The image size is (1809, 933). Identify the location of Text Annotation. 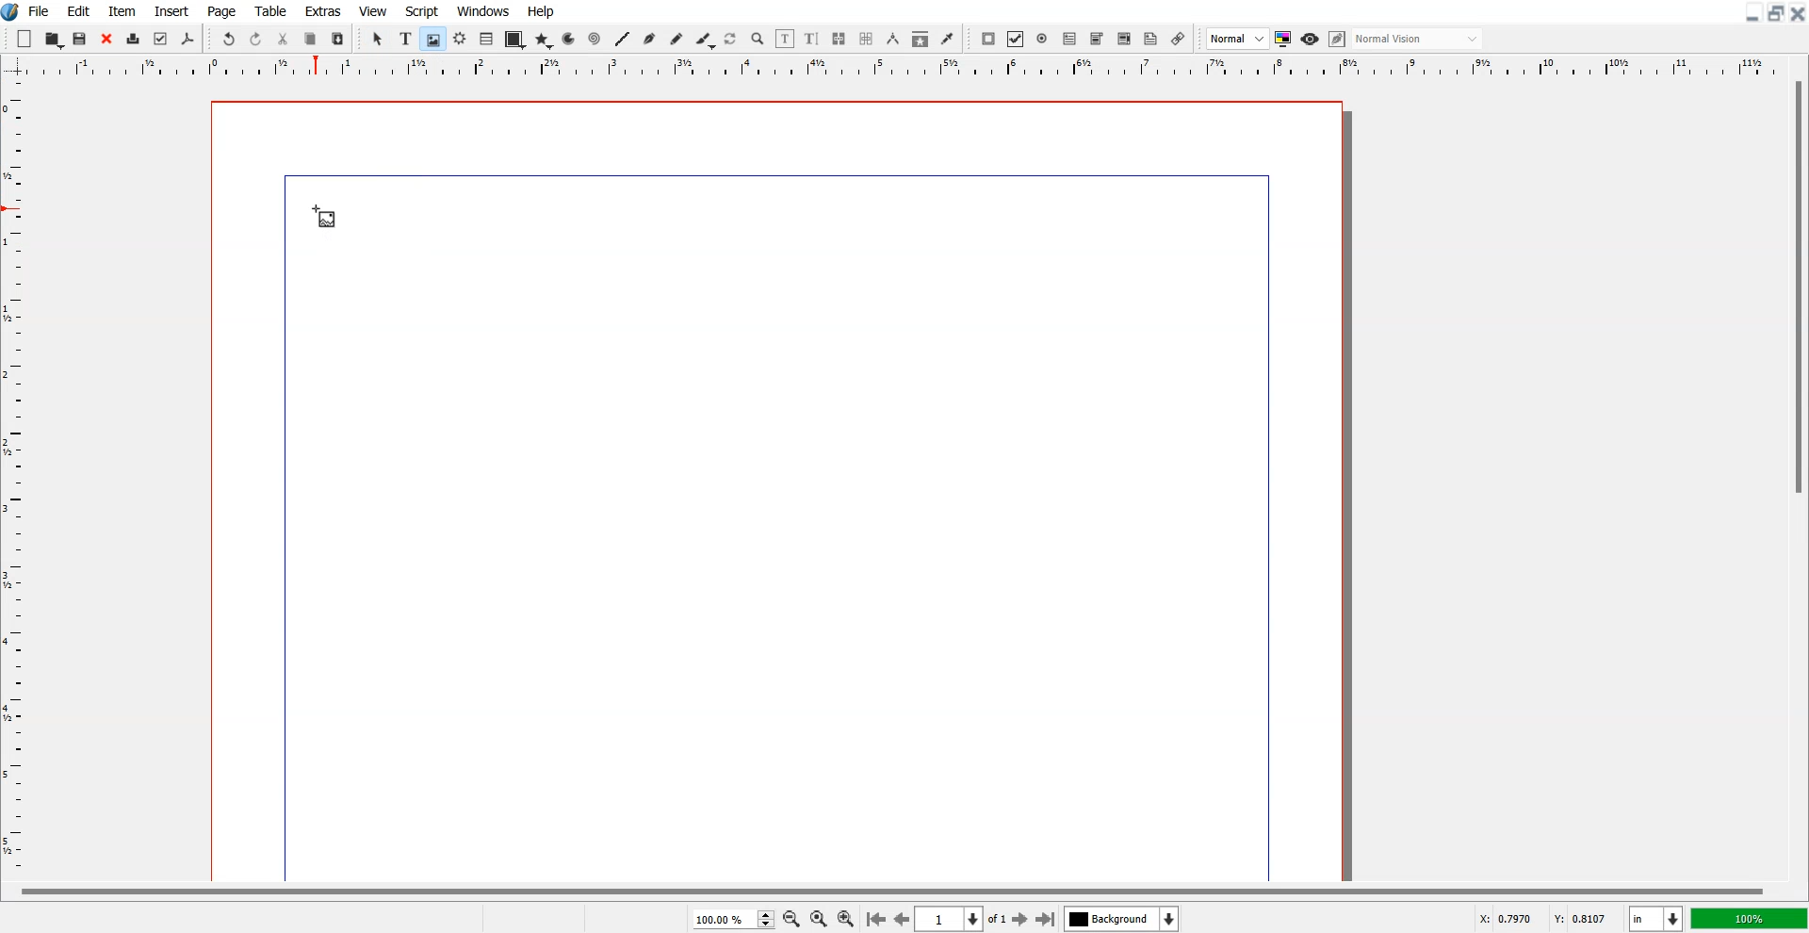
(1151, 40).